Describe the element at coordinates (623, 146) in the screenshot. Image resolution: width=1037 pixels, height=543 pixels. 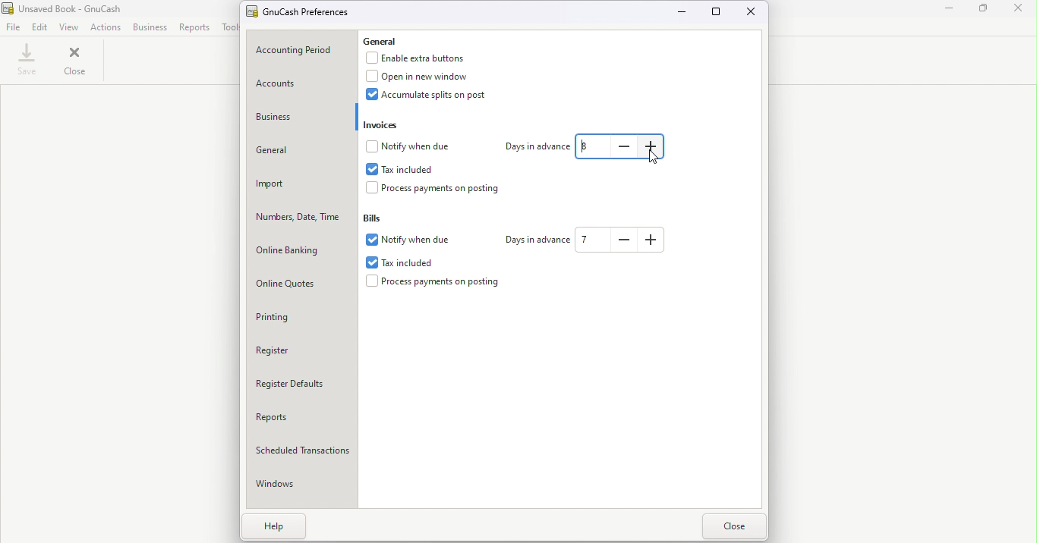
I see `how many days in the future to warn about invoices coming due` at that location.